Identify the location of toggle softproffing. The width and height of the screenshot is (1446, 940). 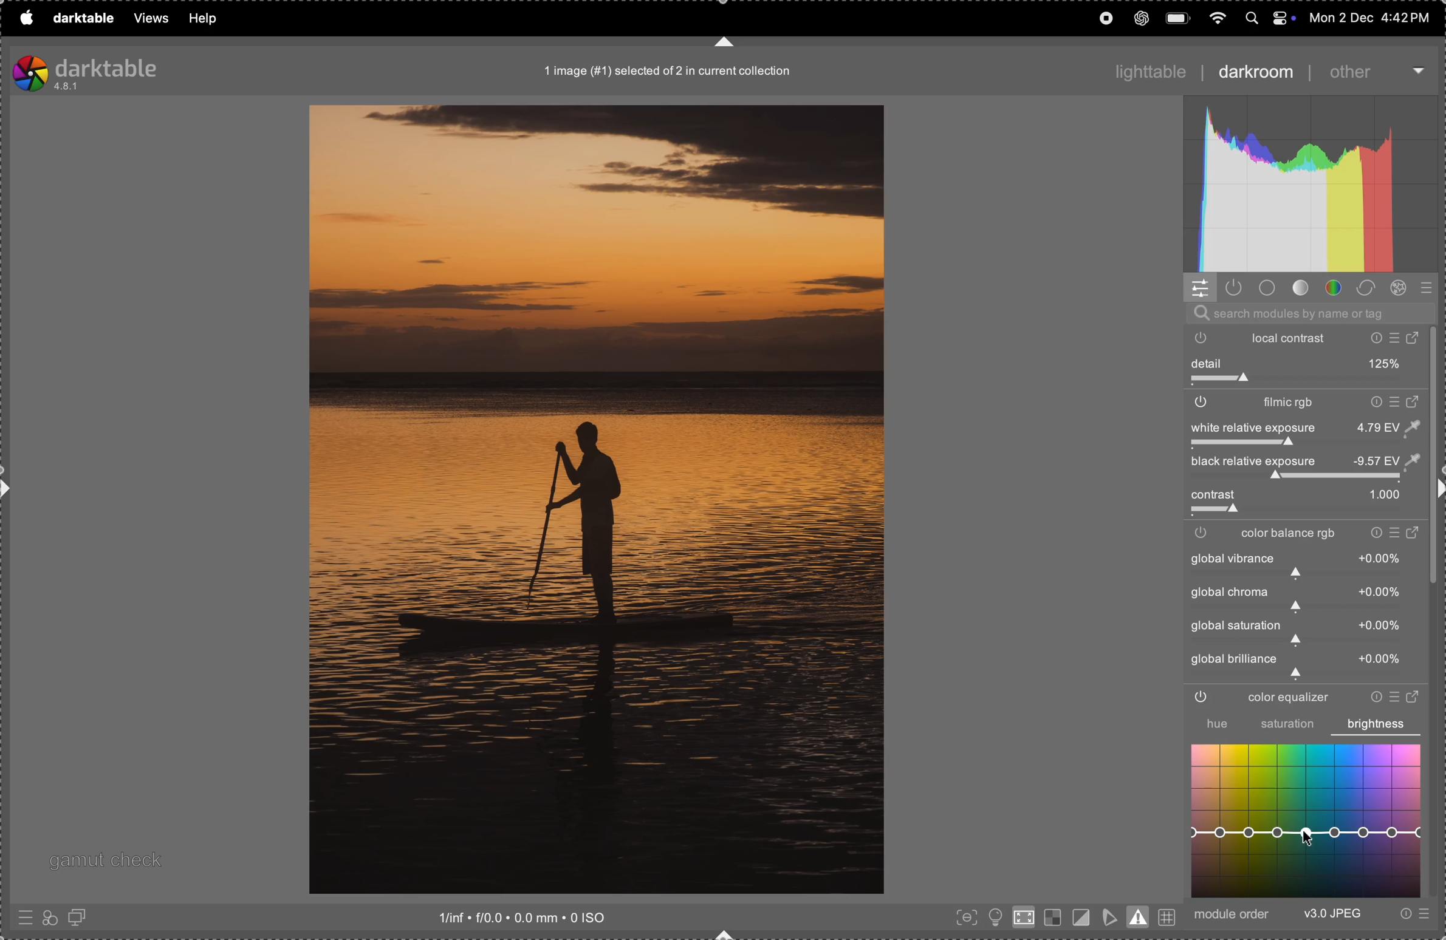
(1109, 915).